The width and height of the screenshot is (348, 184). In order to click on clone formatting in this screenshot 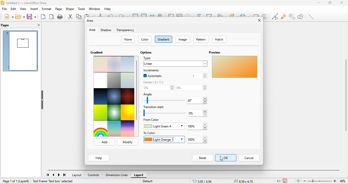, I will do `click(100, 15)`.